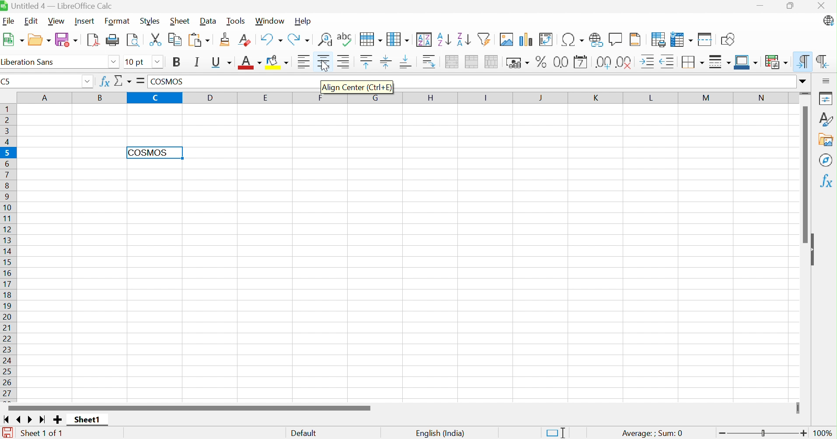 The height and width of the screenshot is (439, 837). Describe the element at coordinates (226, 39) in the screenshot. I see `Clone Formatting` at that location.